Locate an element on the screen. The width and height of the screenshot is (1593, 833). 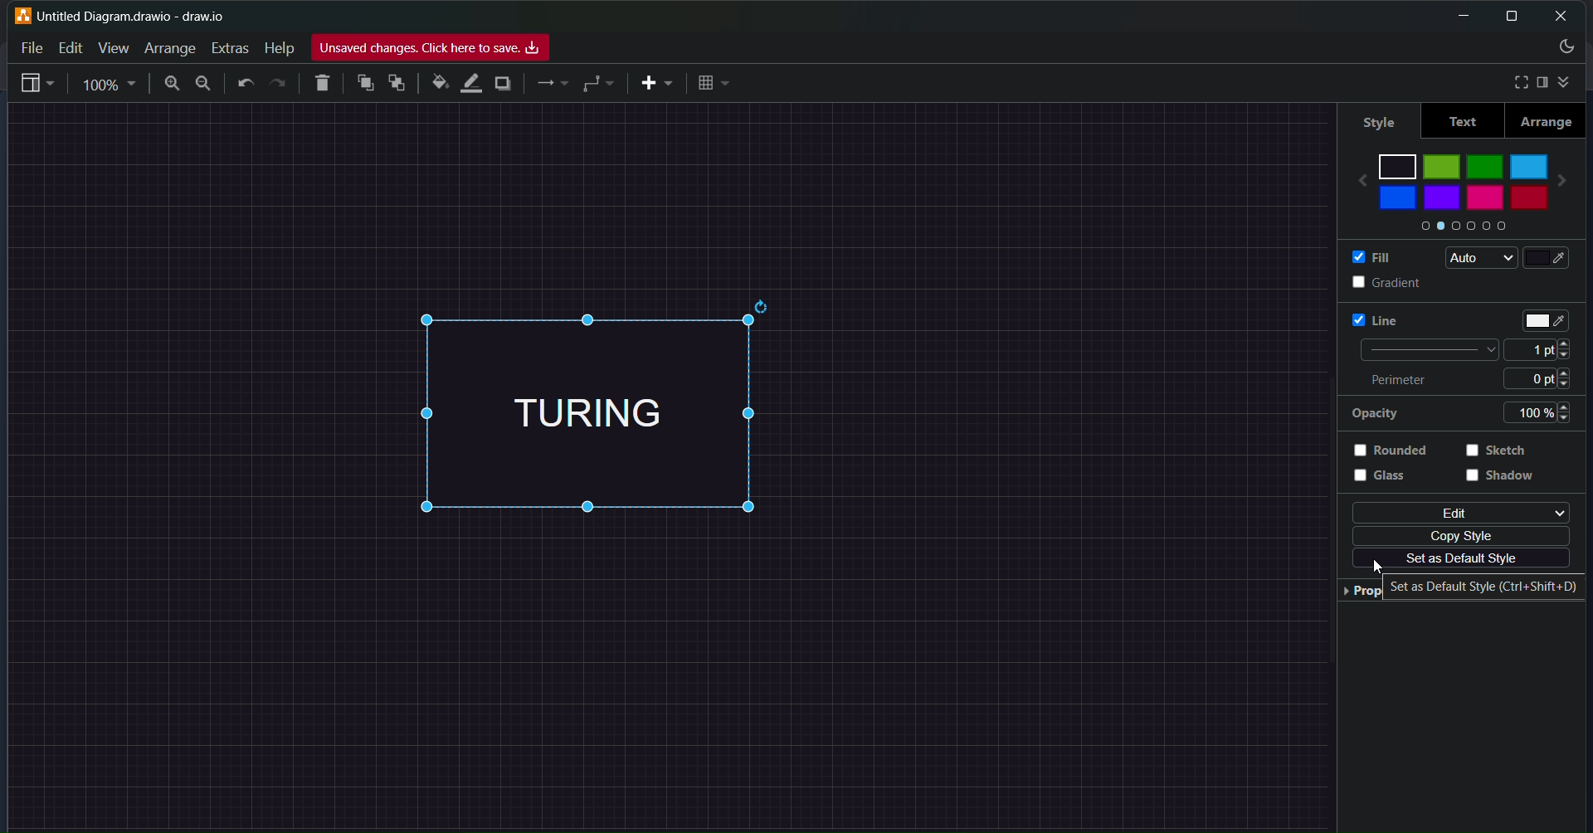
Arrange is located at coordinates (170, 47).